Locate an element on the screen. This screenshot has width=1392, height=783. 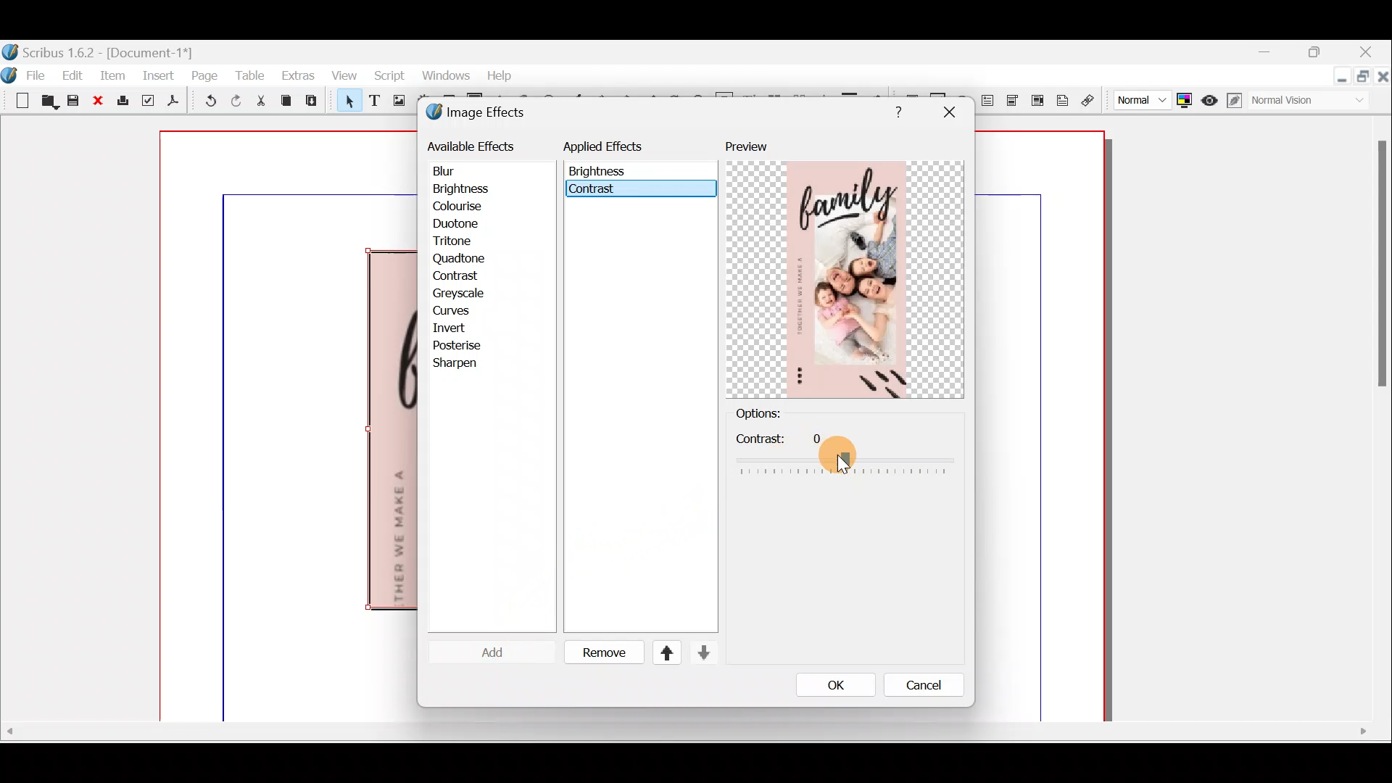
Toggle colour management system is located at coordinates (1185, 97).